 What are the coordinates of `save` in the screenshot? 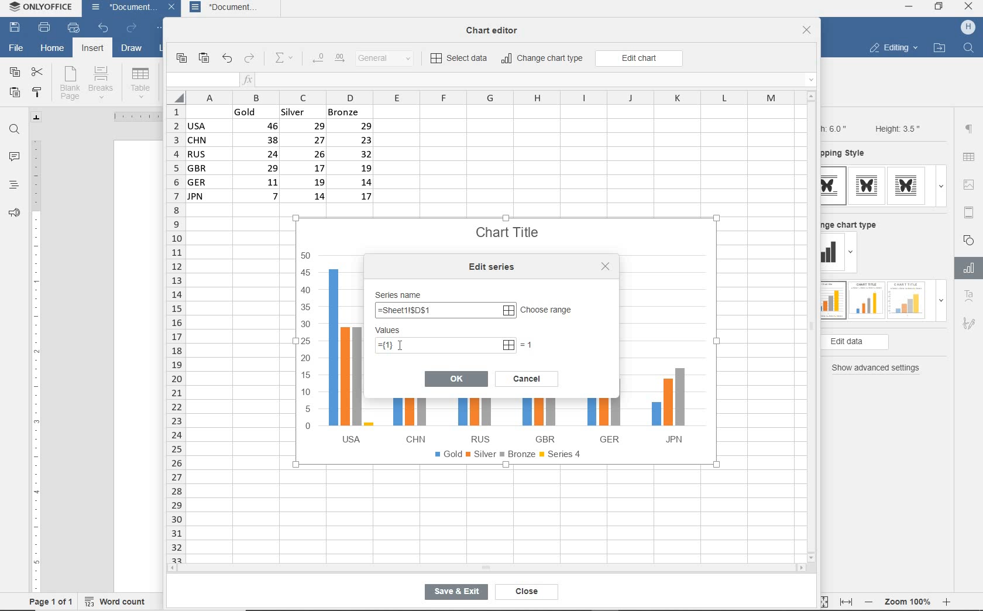 It's located at (15, 28).